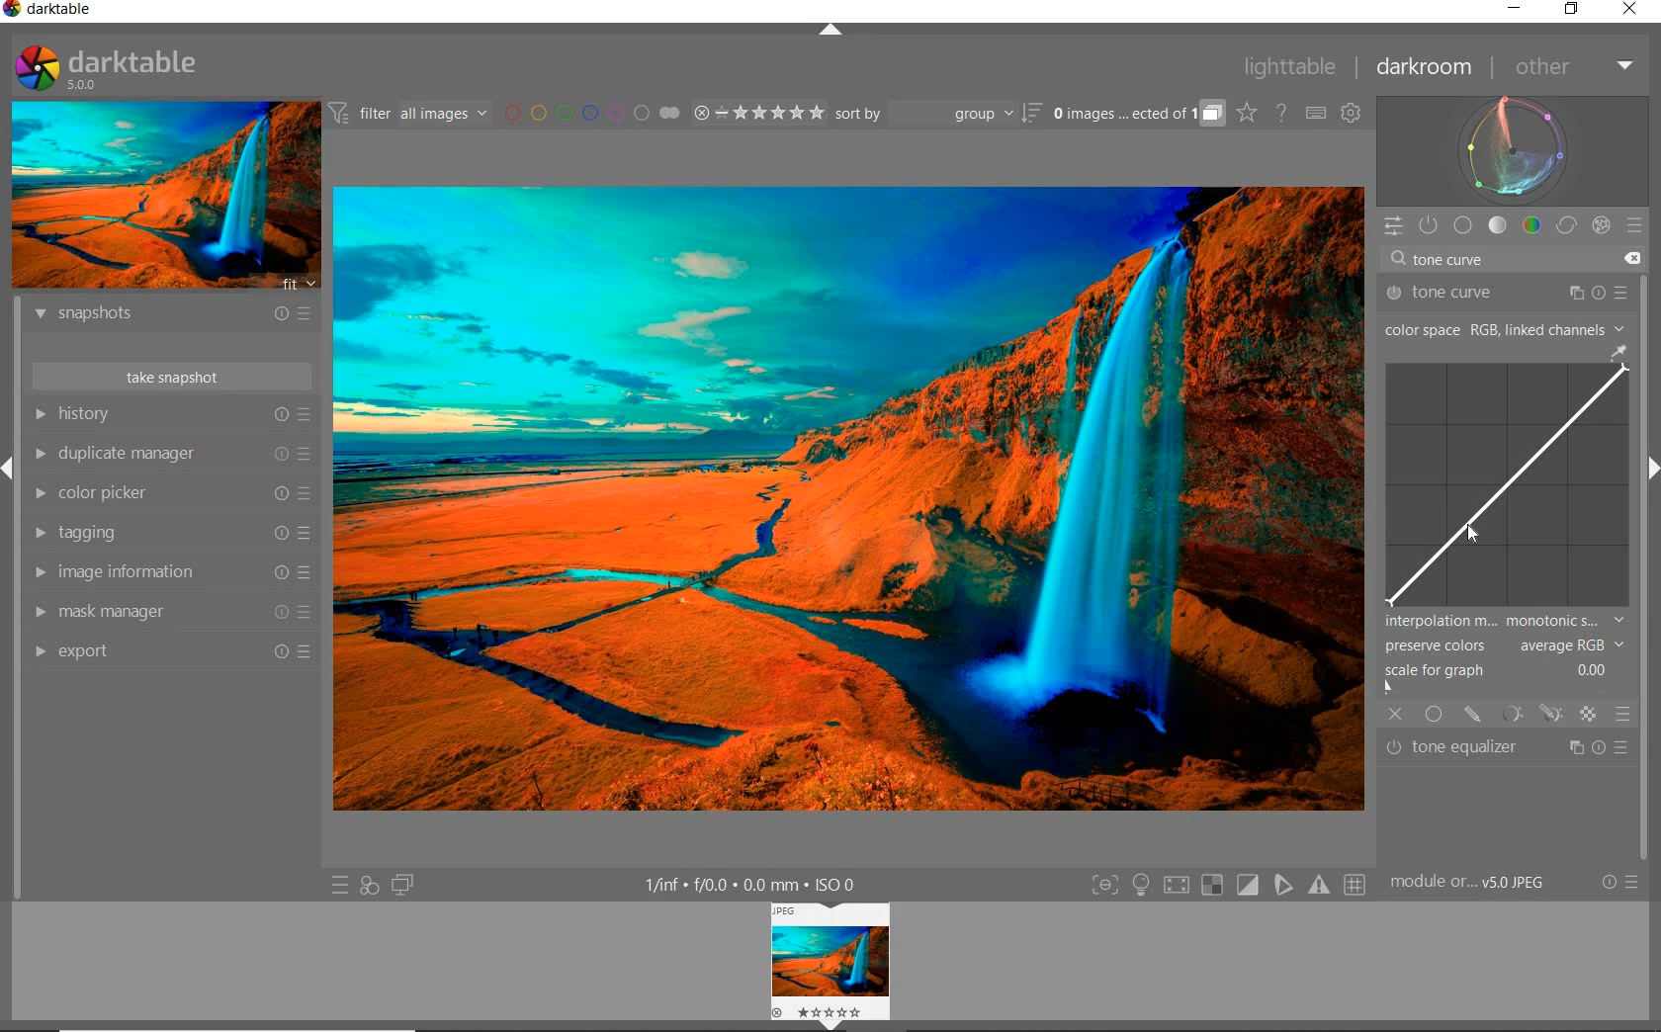  Describe the element at coordinates (368, 887) in the screenshot. I see `QUICK ACCESS FOR APPLYING ANY OF YOUR STYLES` at that location.